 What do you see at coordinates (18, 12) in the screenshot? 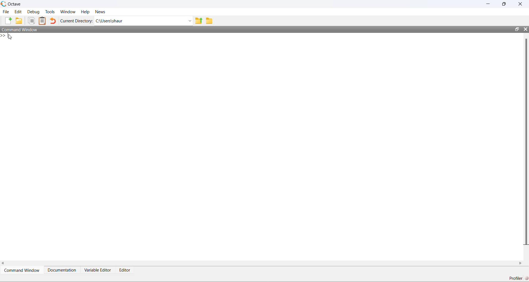
I see `Edit` at bounding box center [18, 12].